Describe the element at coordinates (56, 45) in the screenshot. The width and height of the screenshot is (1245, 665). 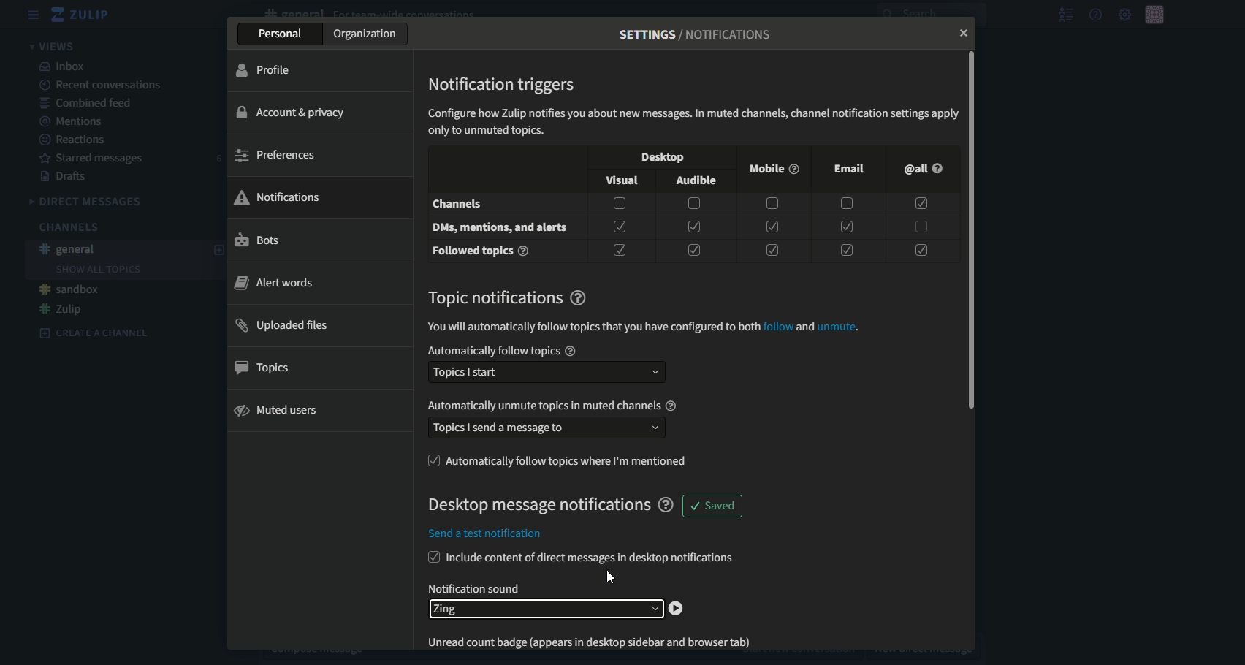
I see `views` at that location.